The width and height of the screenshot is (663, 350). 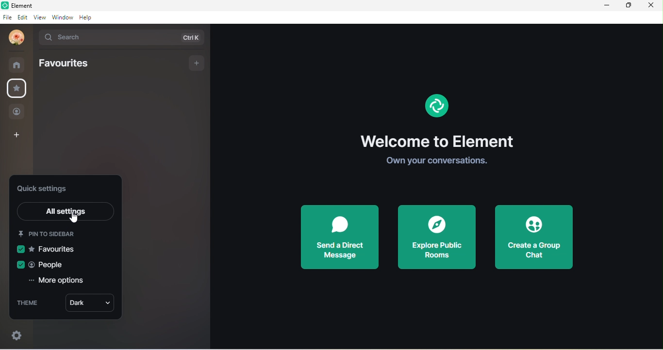 I want to click on add space, so click(x=17, y=137).